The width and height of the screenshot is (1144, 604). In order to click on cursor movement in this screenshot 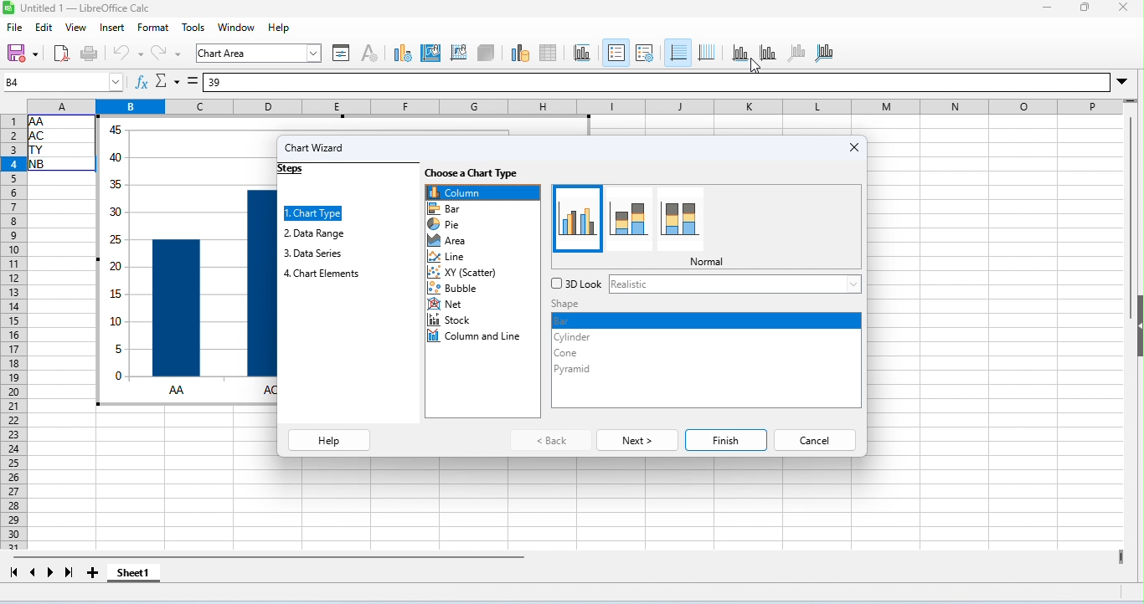, I will do `click(755, 67)`.